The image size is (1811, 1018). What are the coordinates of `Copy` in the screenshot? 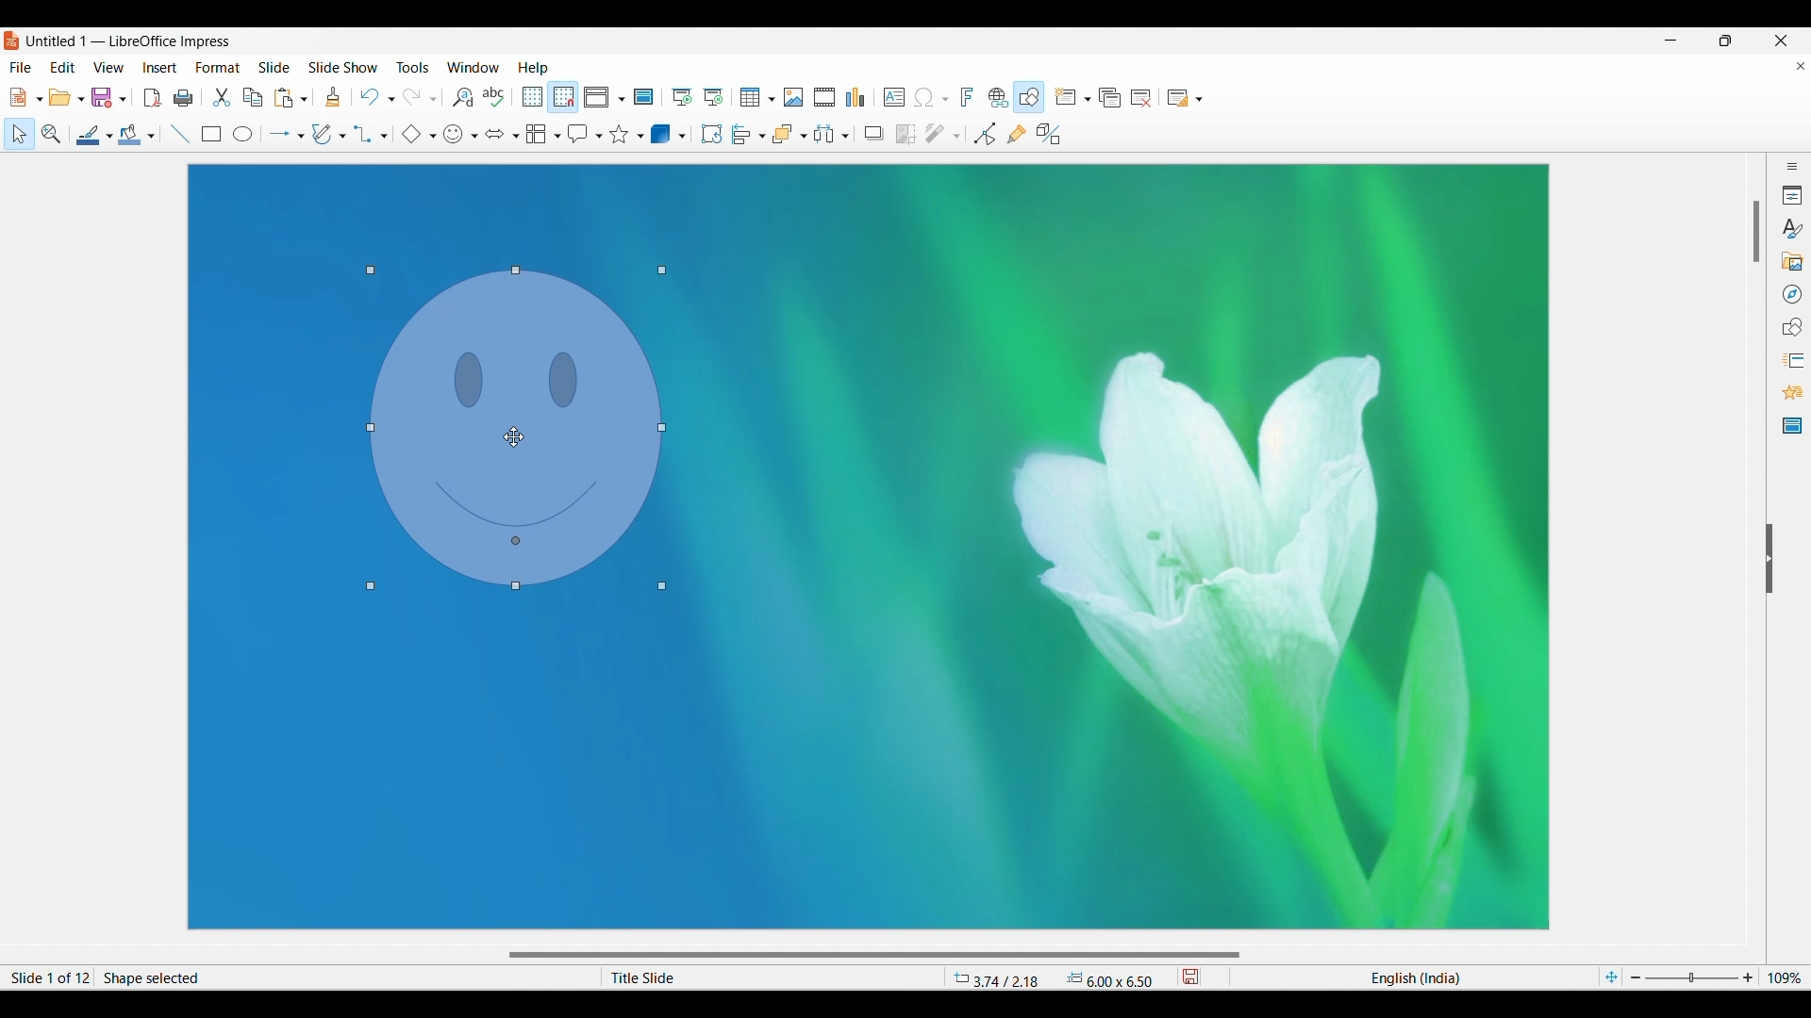 It's located at (253, 98).